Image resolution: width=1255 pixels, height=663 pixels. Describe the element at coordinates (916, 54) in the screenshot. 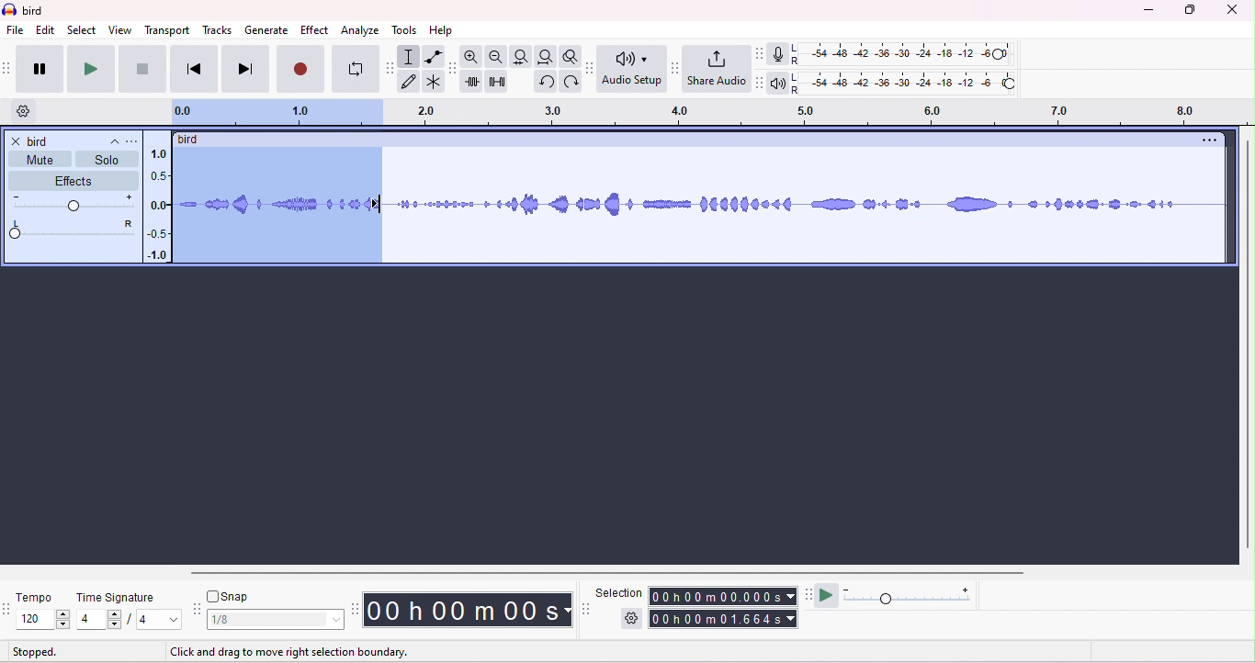

I see `recording level` at that location.